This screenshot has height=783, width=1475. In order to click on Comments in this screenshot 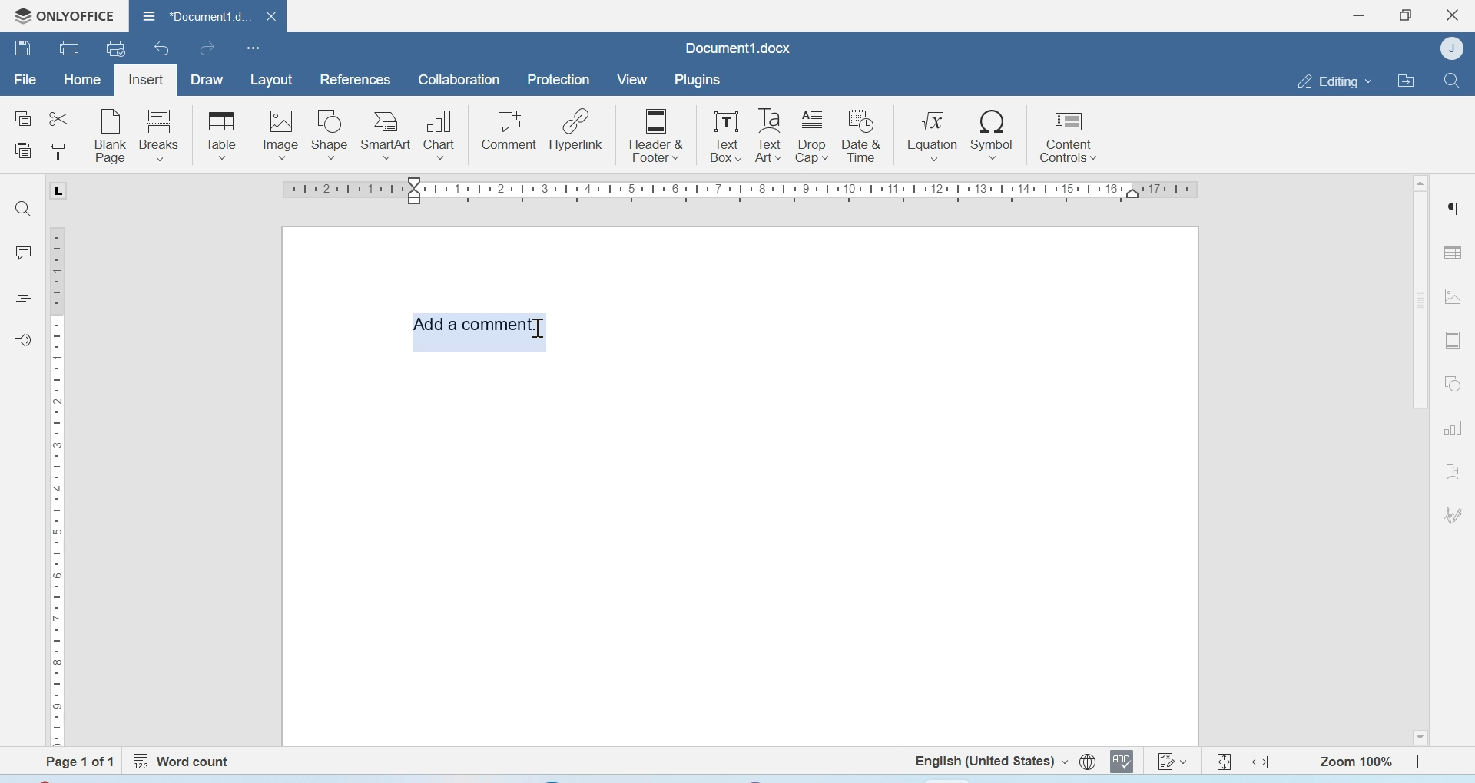, I will do `click(22, 253)`.